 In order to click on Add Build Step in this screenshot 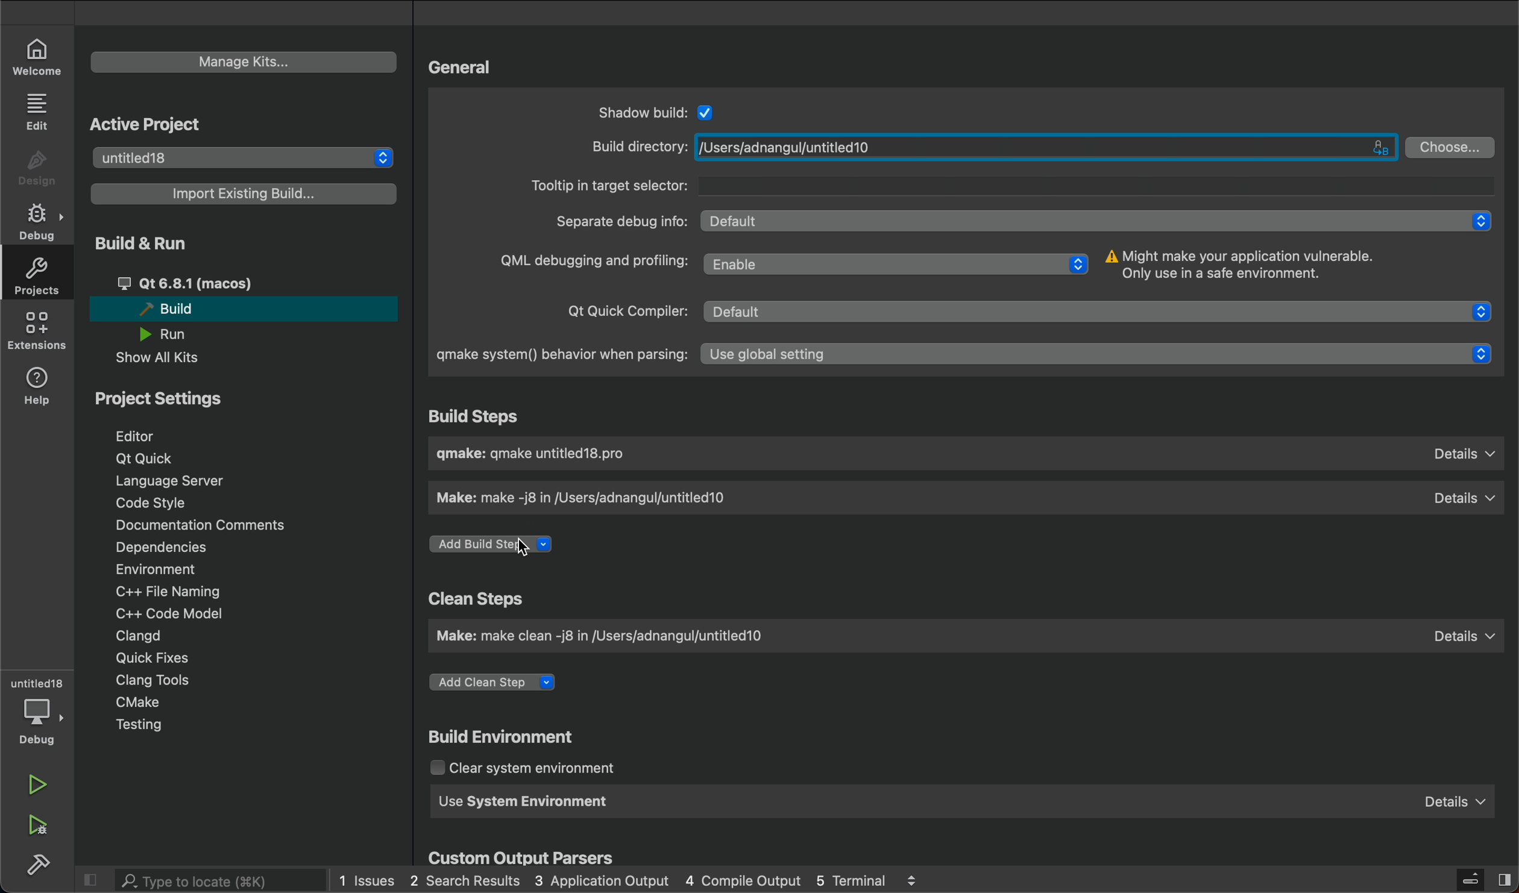, I will do `click(494, 545)`.